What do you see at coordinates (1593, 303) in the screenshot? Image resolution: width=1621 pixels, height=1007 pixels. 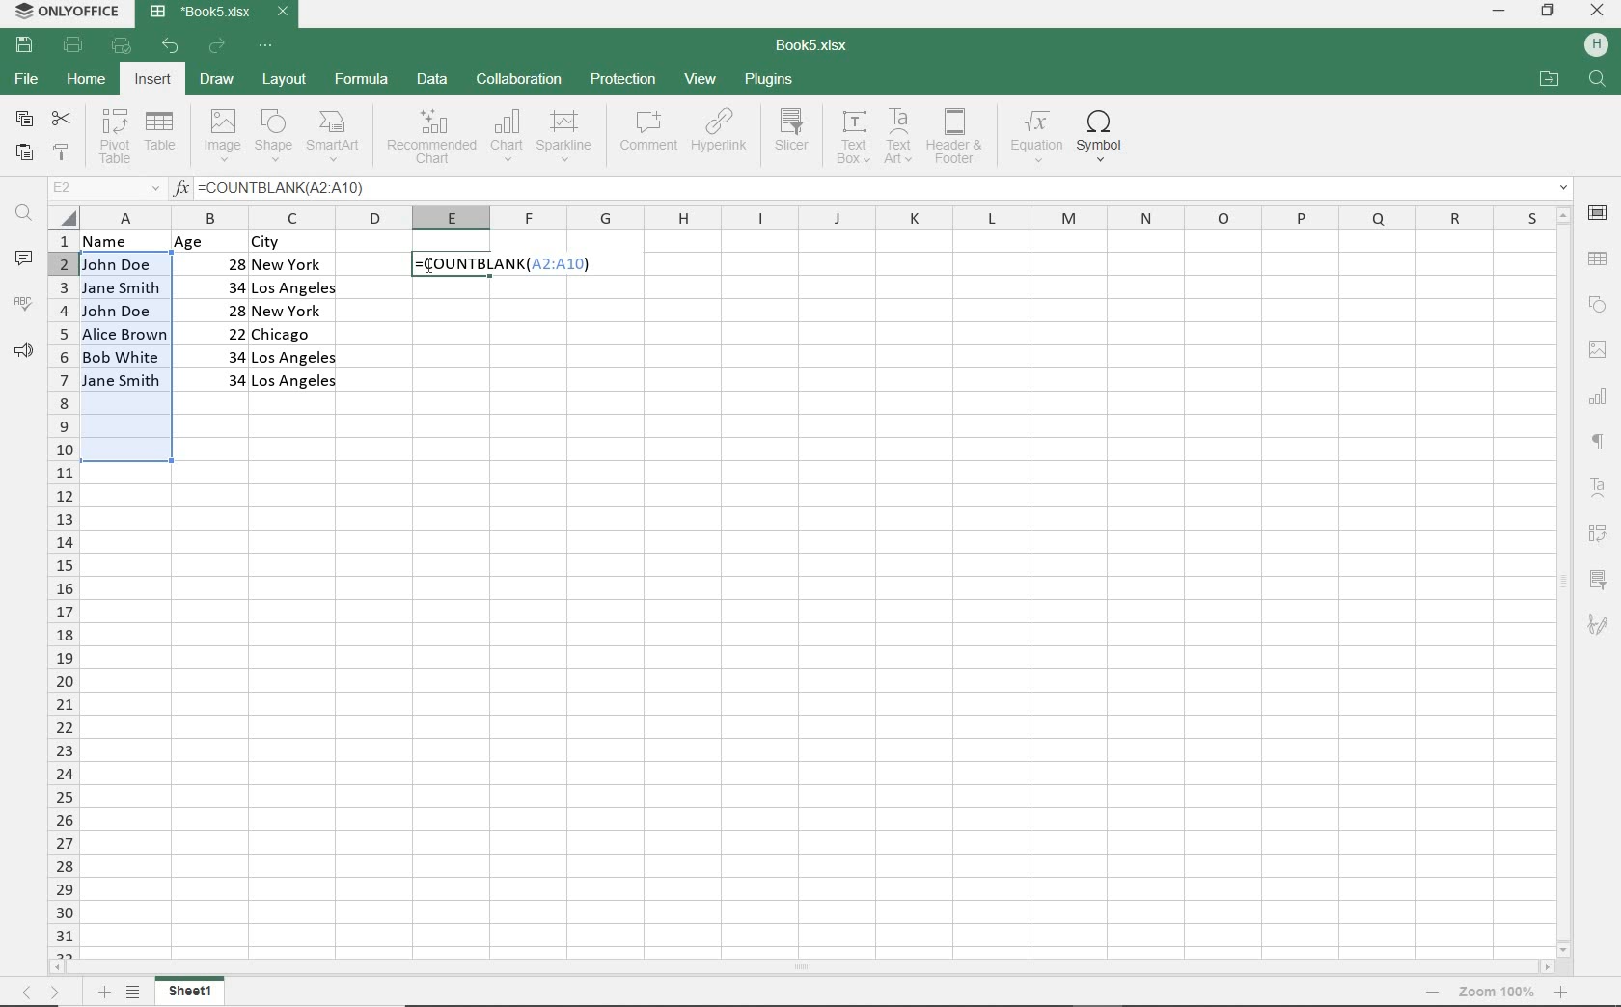 I see `SHAPE` at bounding box center [1593, 303].